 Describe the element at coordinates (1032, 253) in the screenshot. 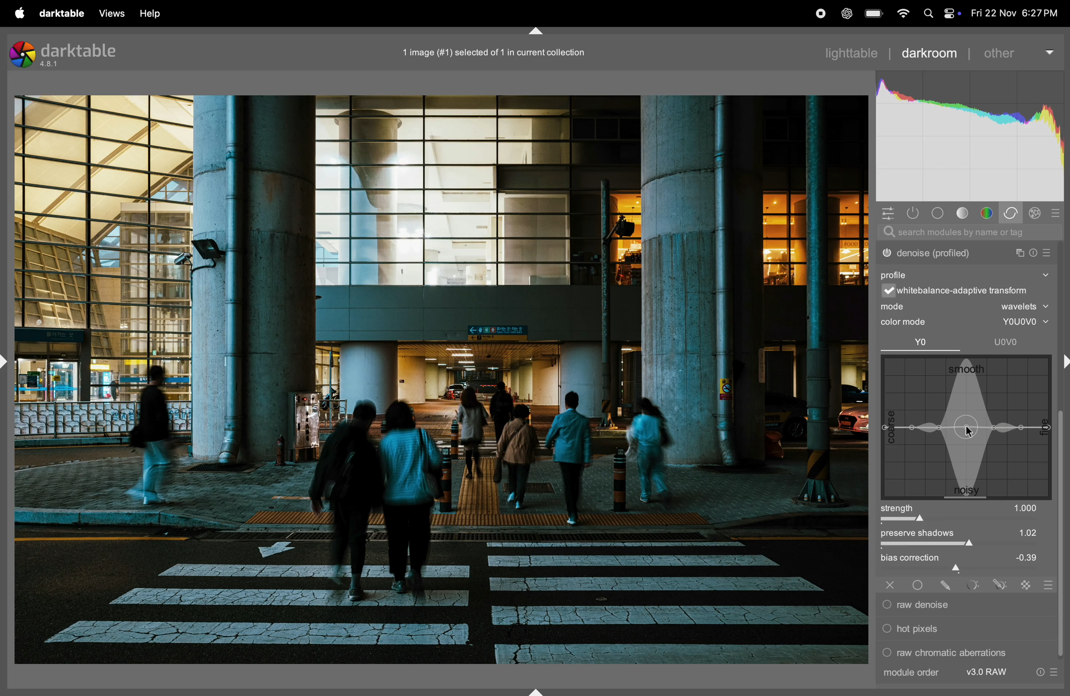

I see `reset` at that location.